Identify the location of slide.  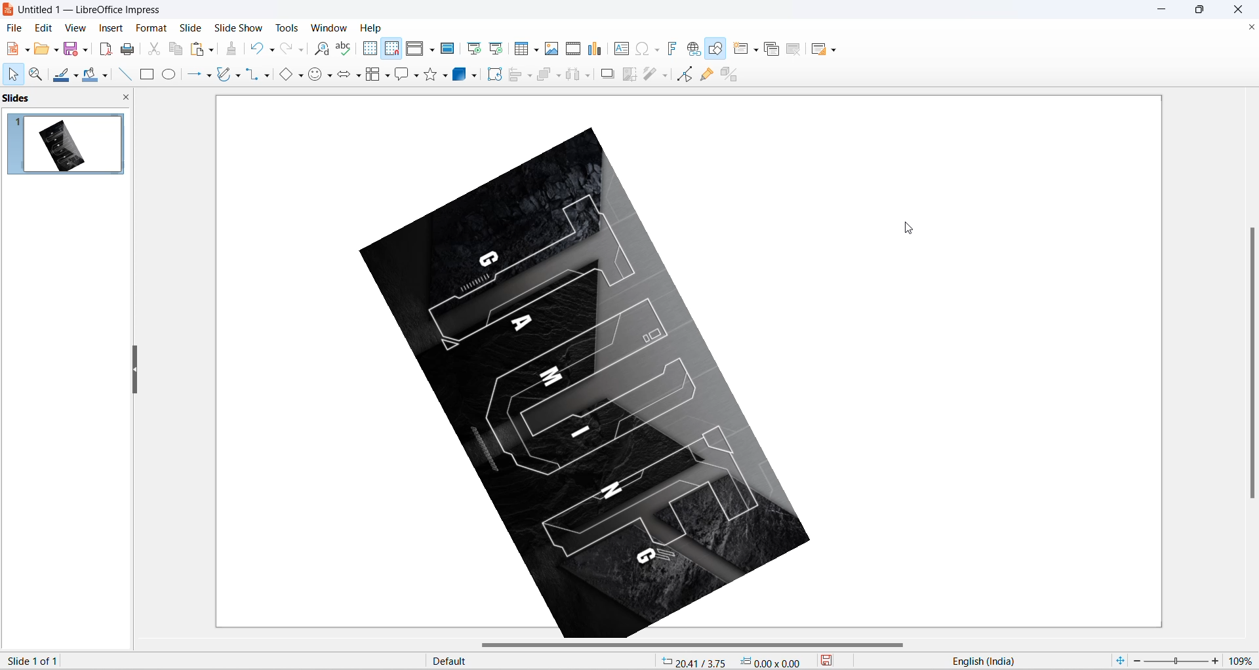
(191, 28).